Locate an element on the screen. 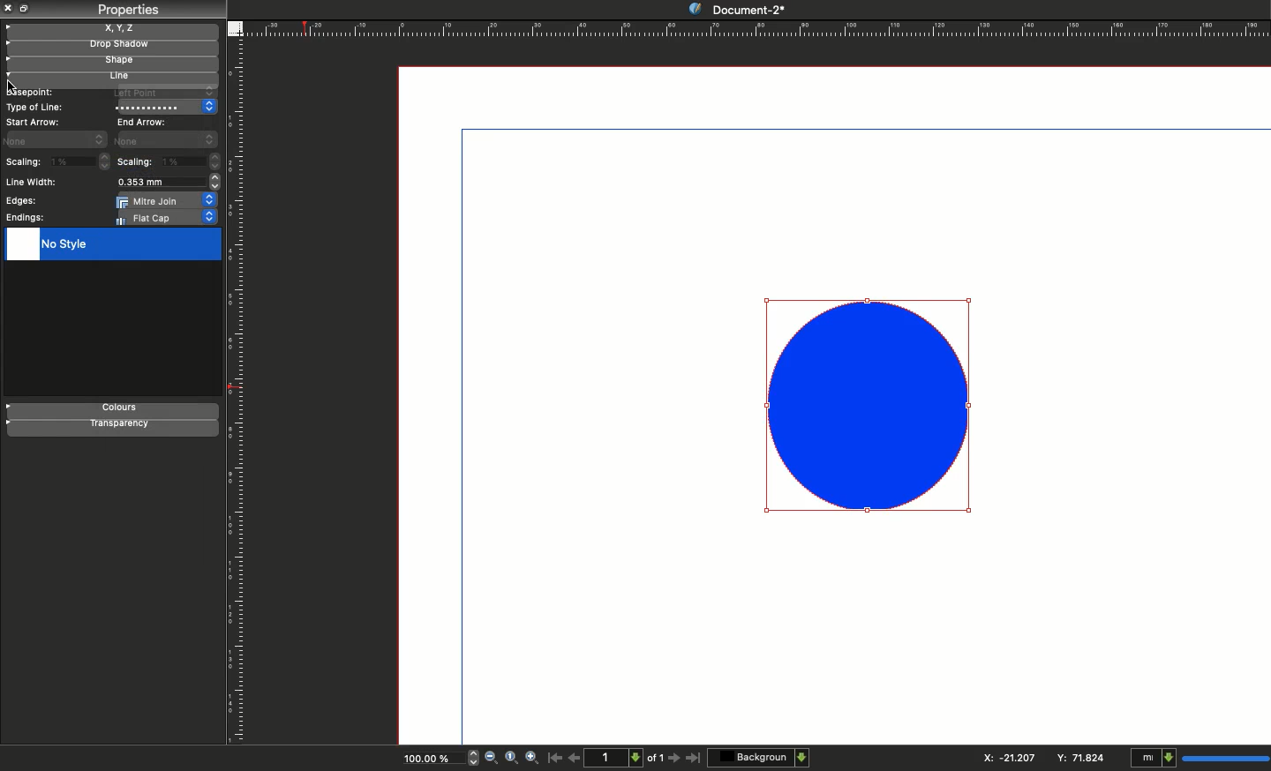 The height and width of the screenshot is (771, 1271). Line is located at coordinates (108, 78).